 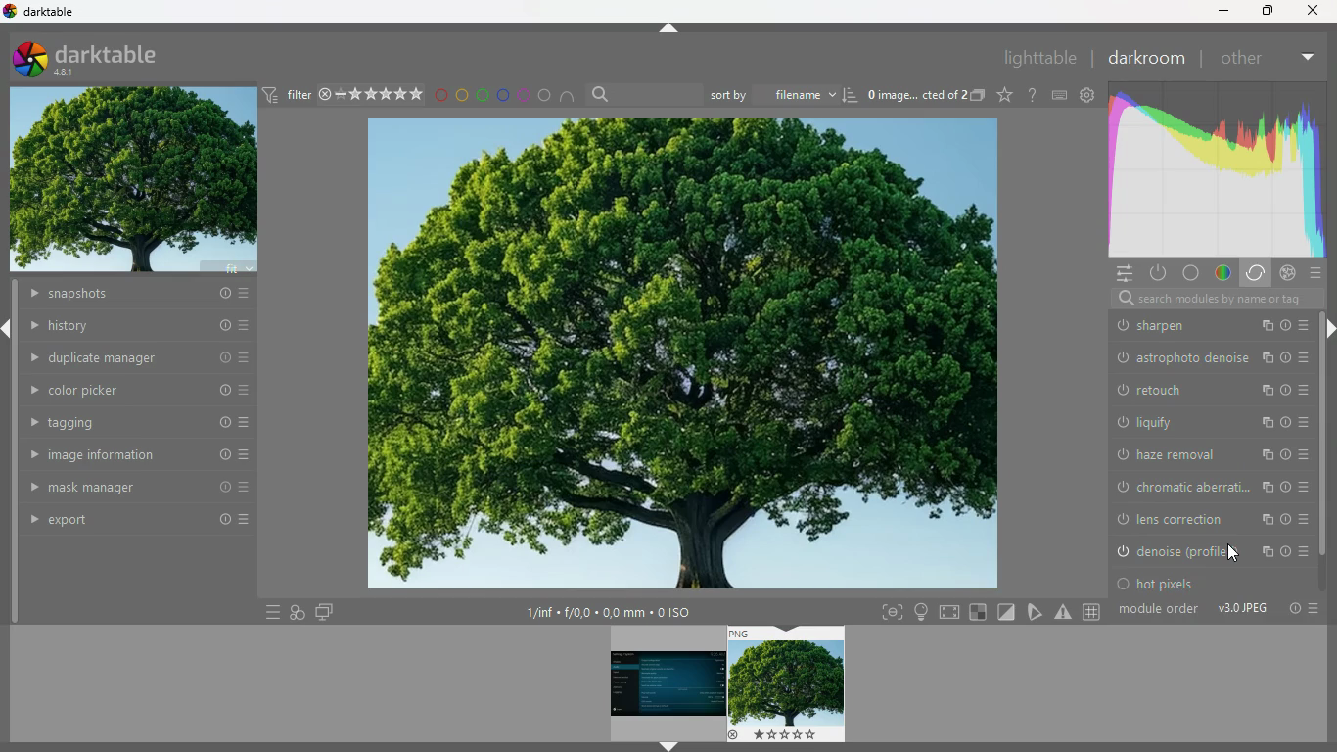 What do you see at coordinates (1304, 517) in the screenshot?
I see `change` at bounding box center [1304, 517].